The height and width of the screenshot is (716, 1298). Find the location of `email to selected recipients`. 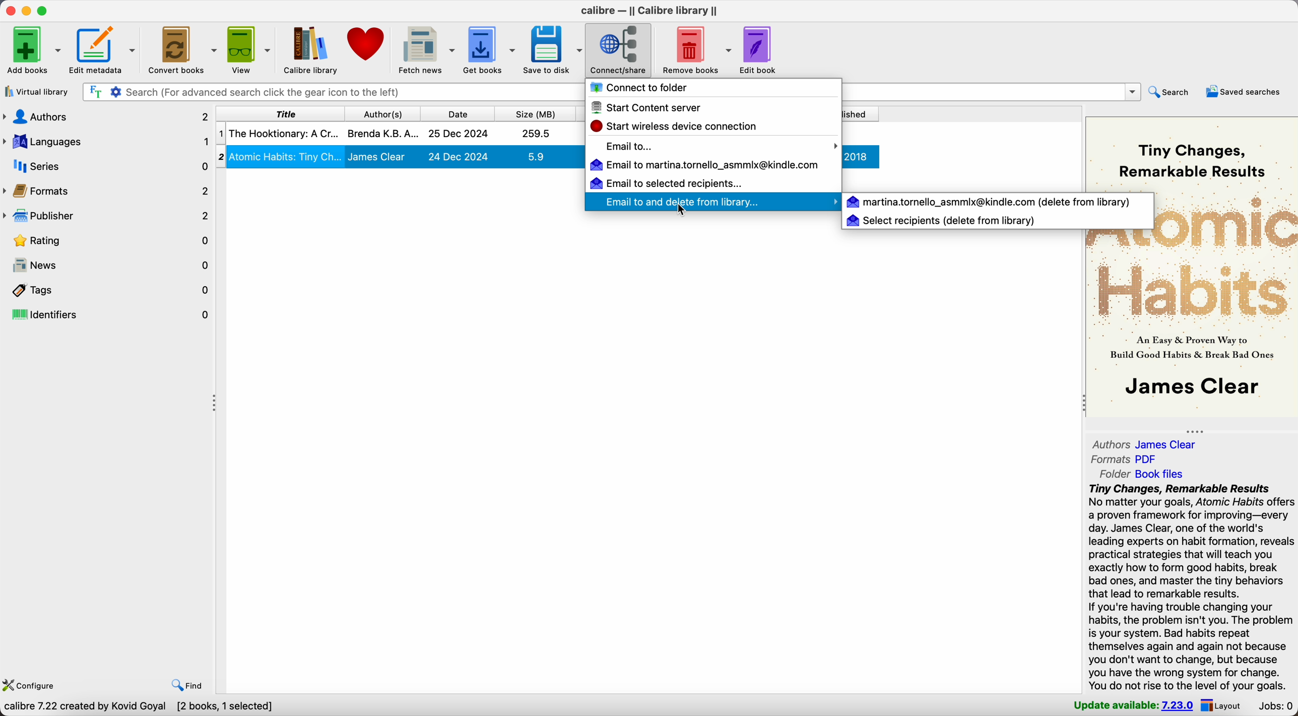

email to selected recipients is located at coordinates (665, 182).